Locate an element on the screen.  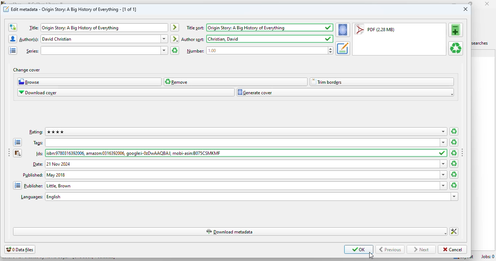
data files is located at coordinates (20, 249).